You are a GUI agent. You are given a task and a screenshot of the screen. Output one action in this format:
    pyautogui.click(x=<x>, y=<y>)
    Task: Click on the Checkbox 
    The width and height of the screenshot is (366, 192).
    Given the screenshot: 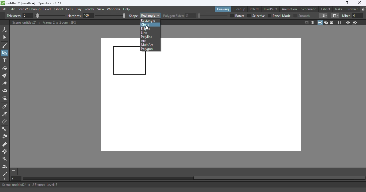 What is the action you would take?
    pyautogui.click(x=295, y=15)
    